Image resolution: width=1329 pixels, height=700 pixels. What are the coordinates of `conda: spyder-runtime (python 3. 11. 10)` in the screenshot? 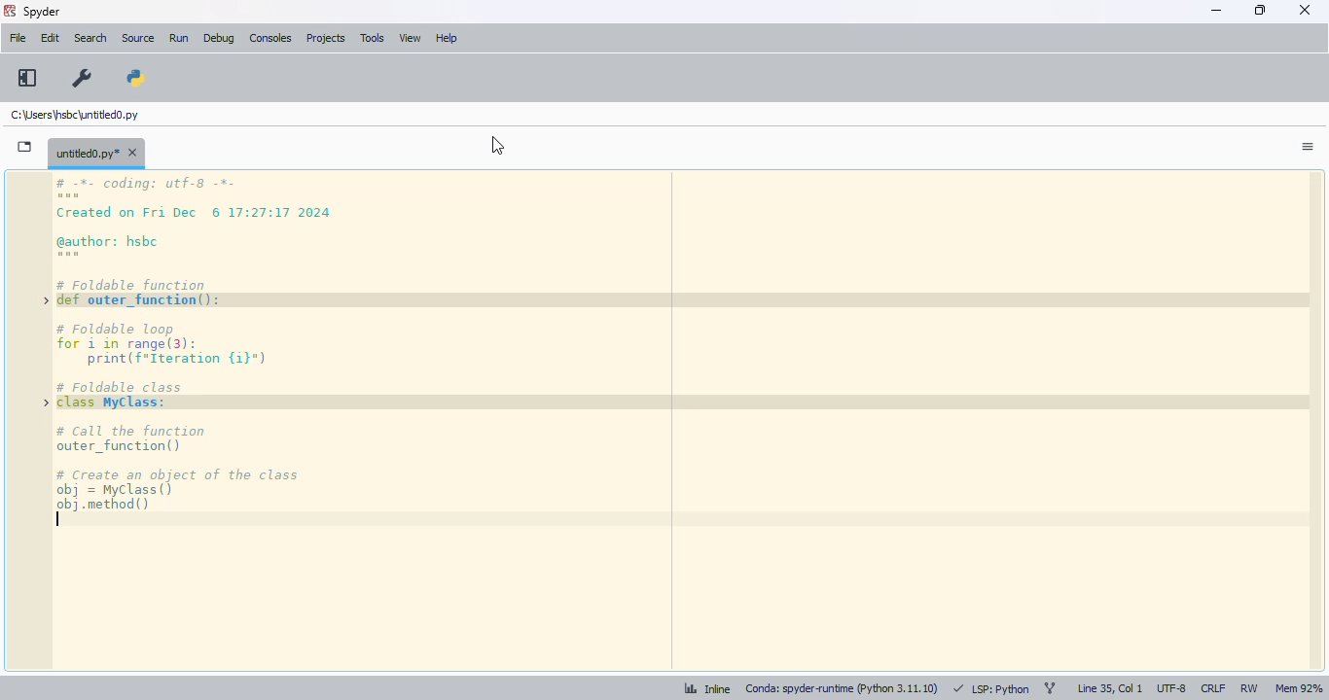 It's located at (840, 690).